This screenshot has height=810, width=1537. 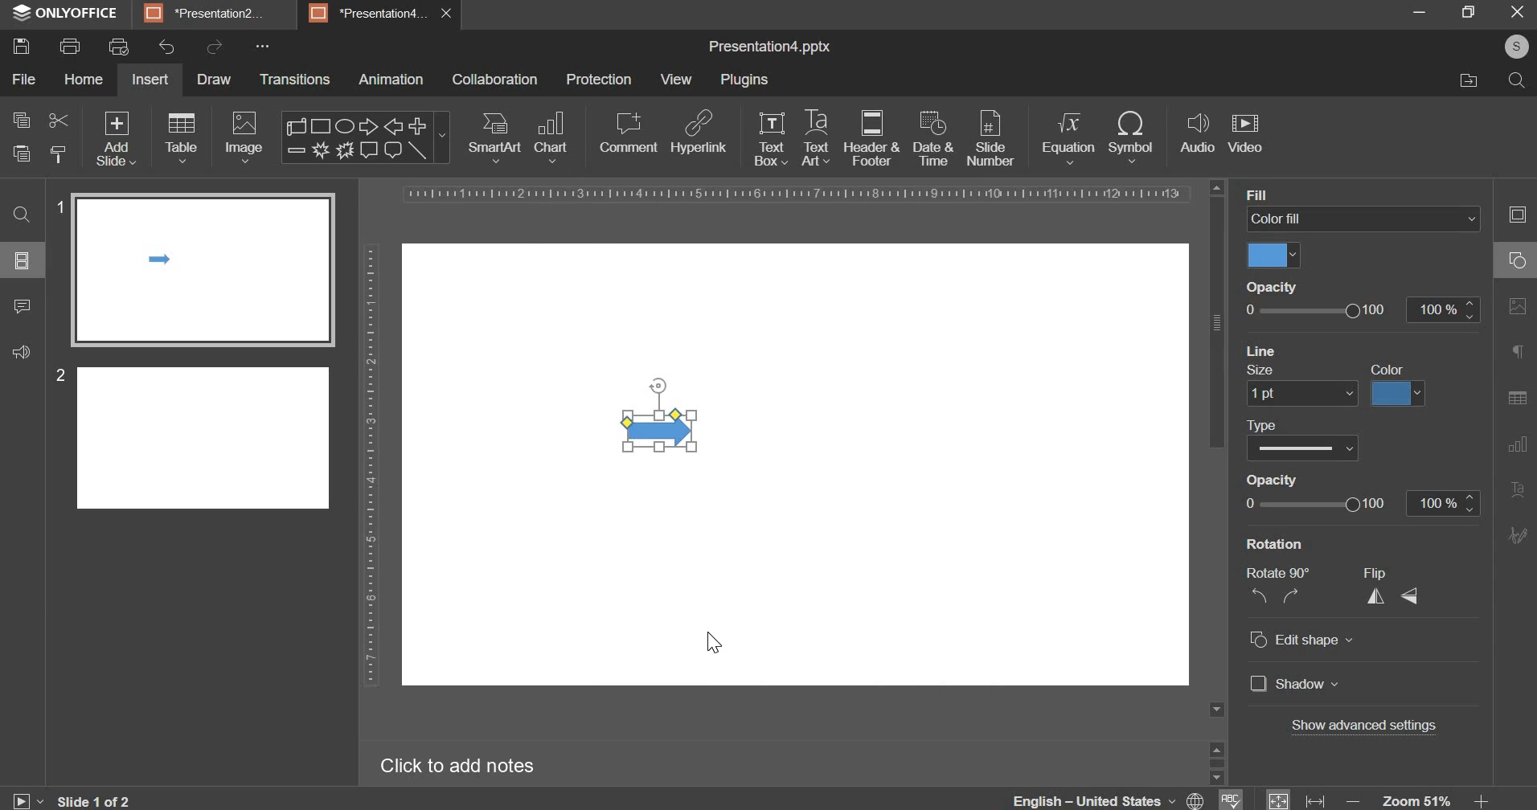 What do you see at coordinates (1133, 135) in the screenshot?
I see `symbol` at bounding box center [1133, 135].